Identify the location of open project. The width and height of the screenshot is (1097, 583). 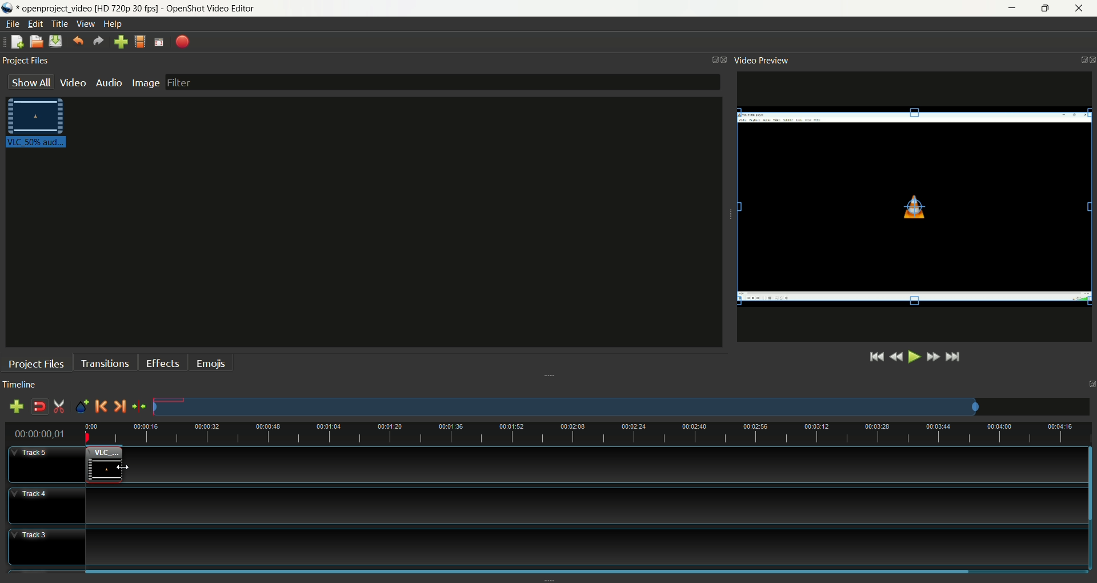
(35, 42).